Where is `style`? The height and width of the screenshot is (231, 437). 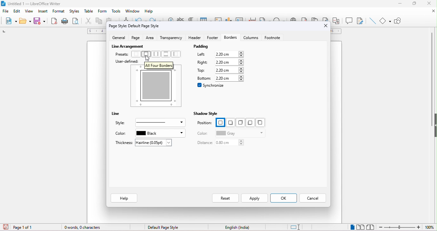 style is located at coordinates (122, 123).